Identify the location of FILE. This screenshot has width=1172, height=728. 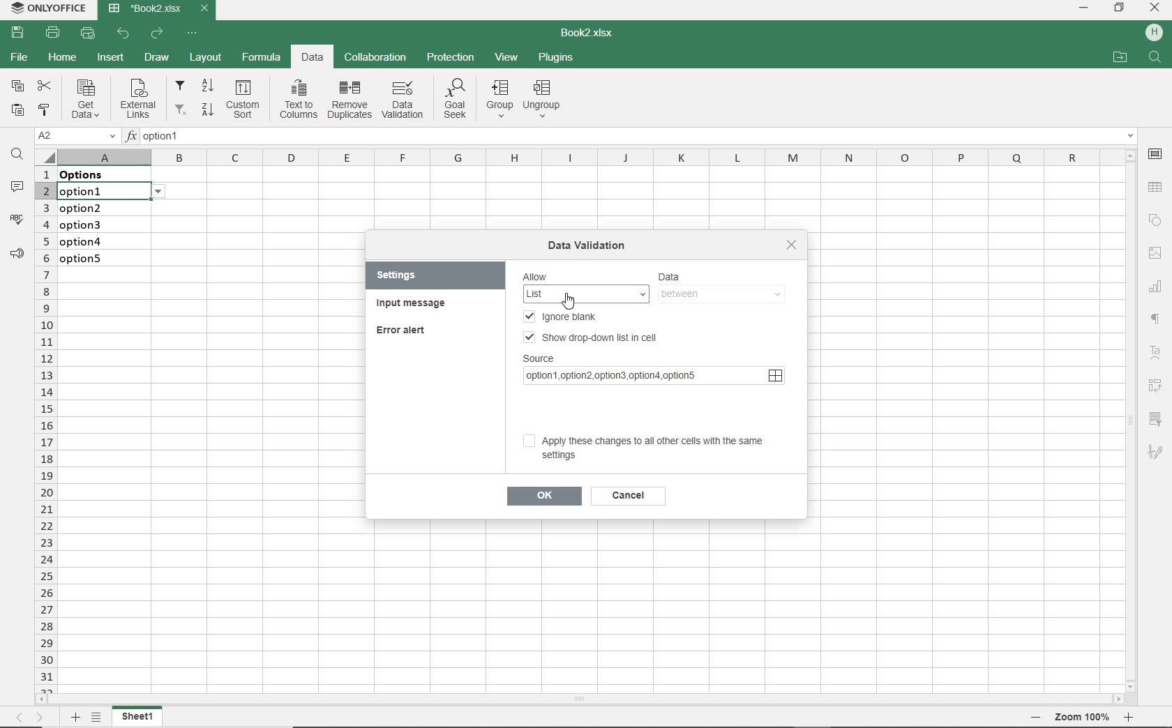
(18, 59).